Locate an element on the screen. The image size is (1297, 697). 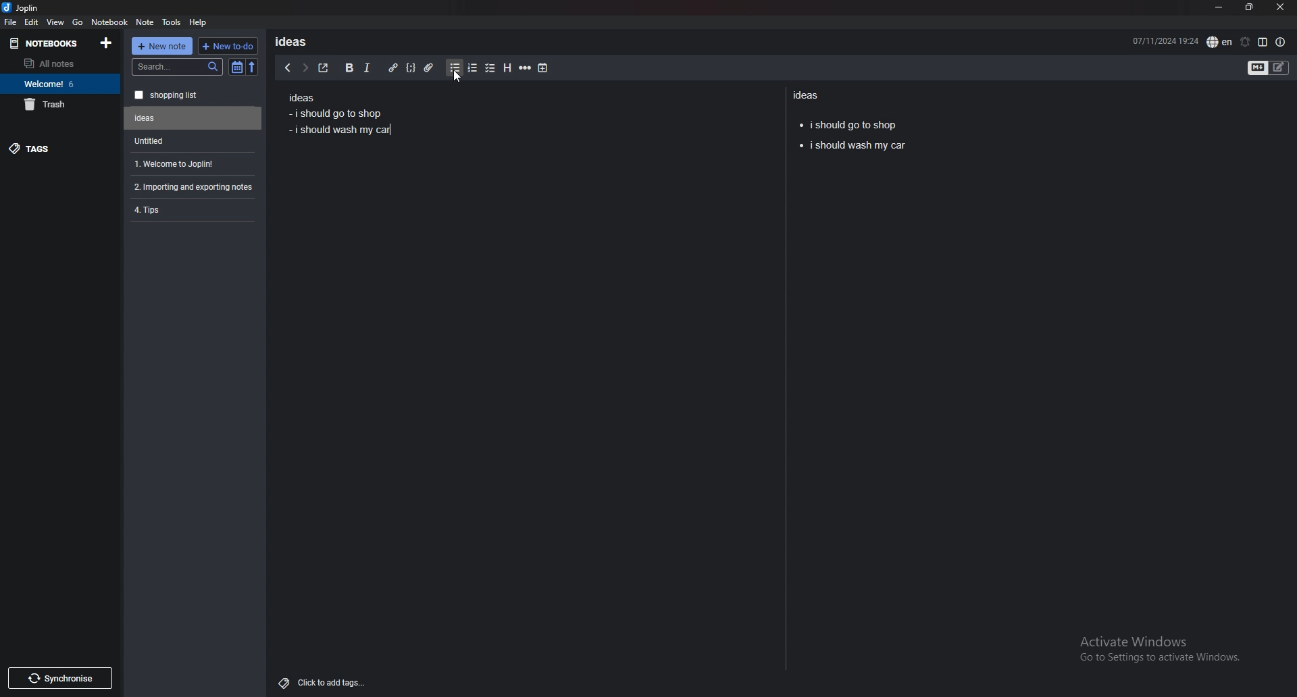
tags is located at coordinates (61, 148).